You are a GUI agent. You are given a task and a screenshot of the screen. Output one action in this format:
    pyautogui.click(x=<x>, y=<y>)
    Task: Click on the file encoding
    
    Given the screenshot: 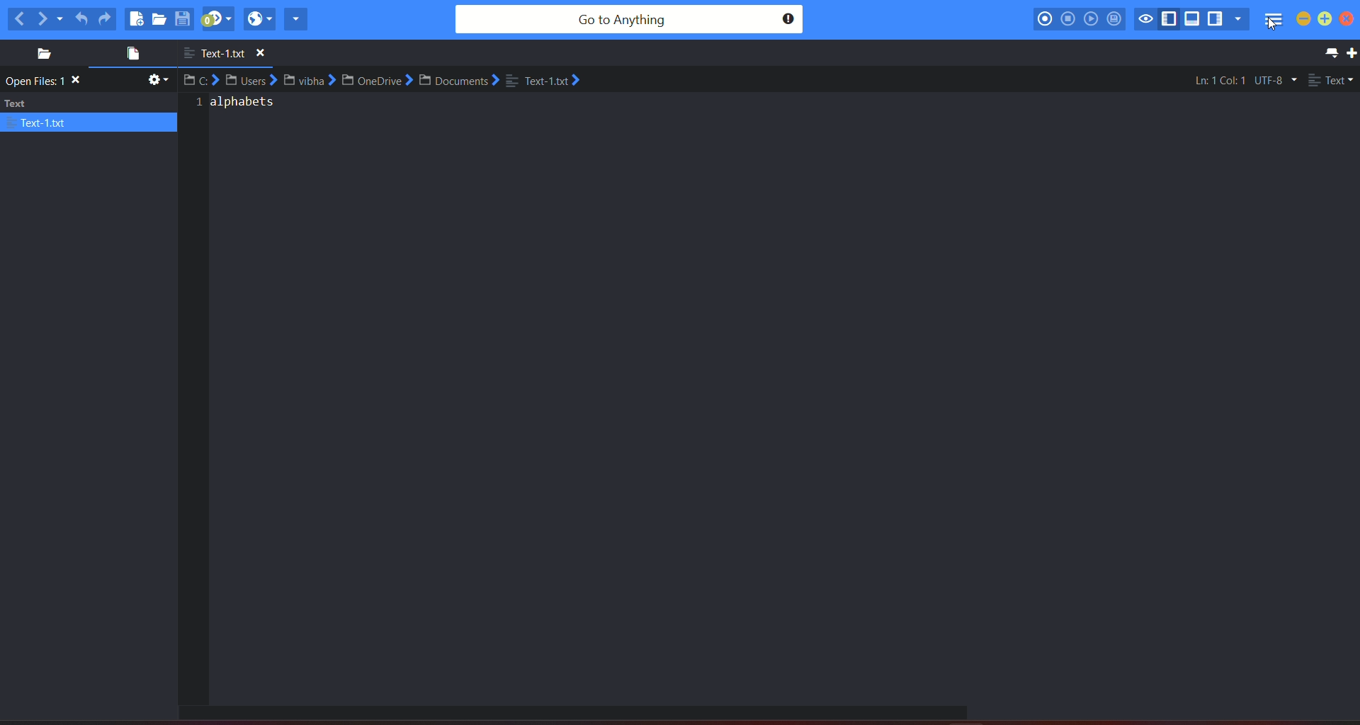 What is the action you would take?
    pyautogui.click(x=1274, y=80)
    